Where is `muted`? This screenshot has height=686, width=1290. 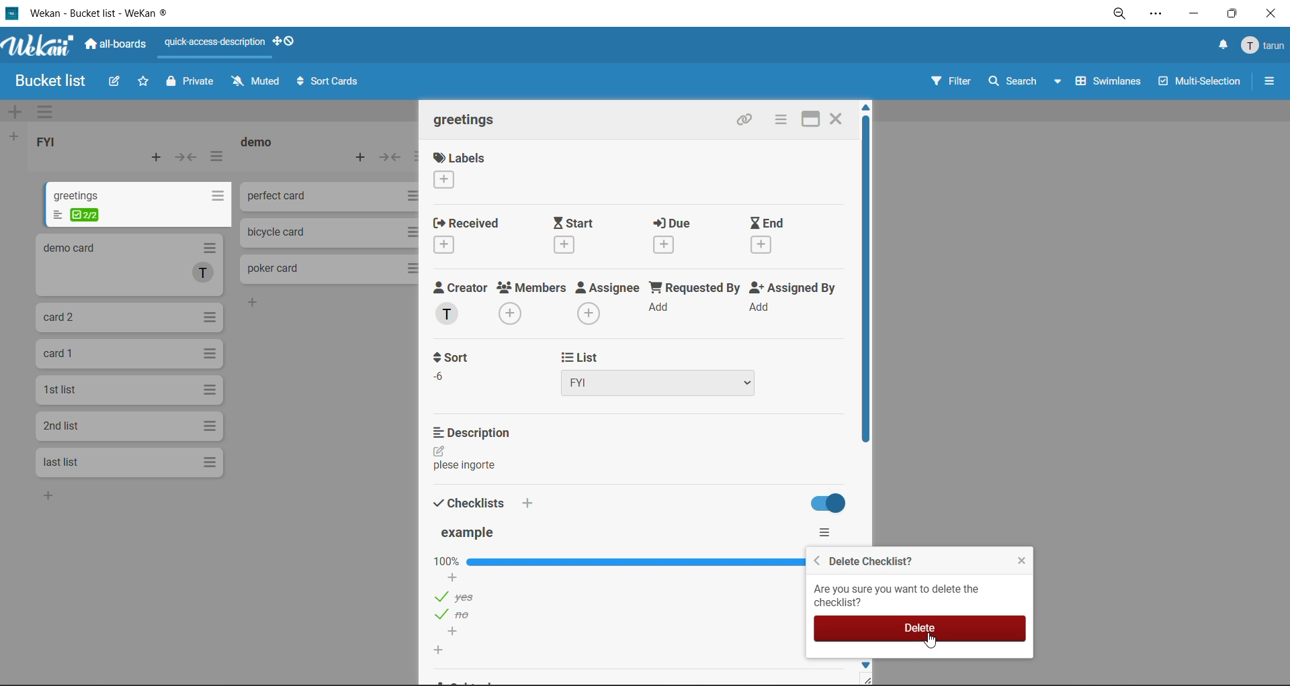 muted is located at coordinates (256, 81).